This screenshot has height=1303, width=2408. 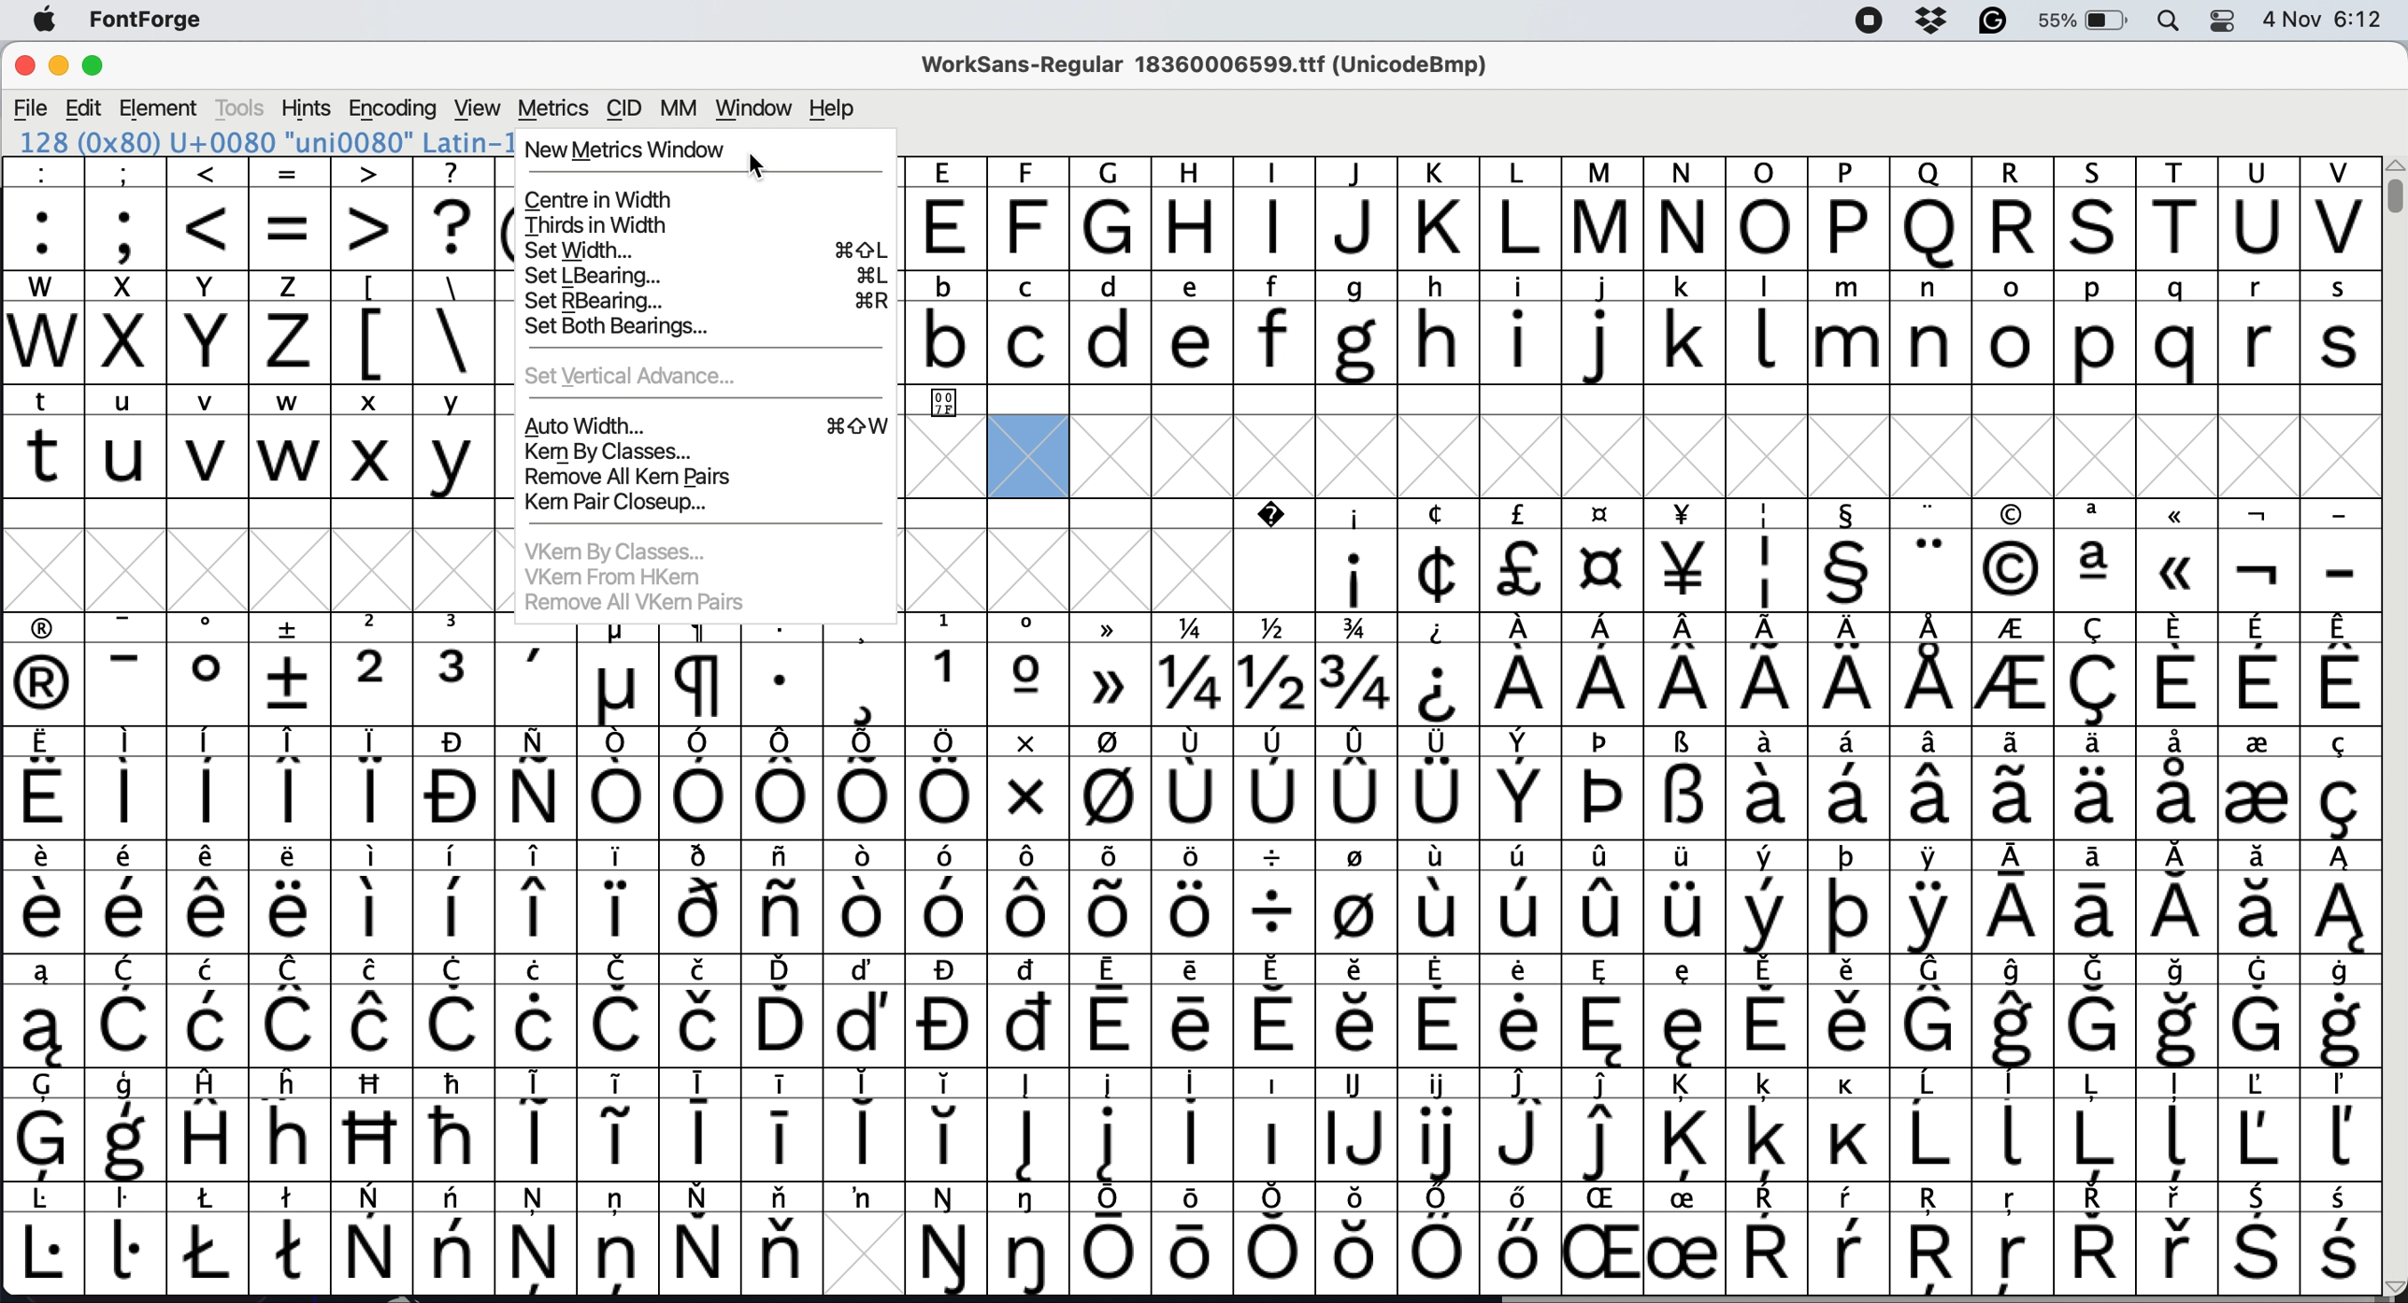 I want to click on control center, so click(x=2229, y=21).